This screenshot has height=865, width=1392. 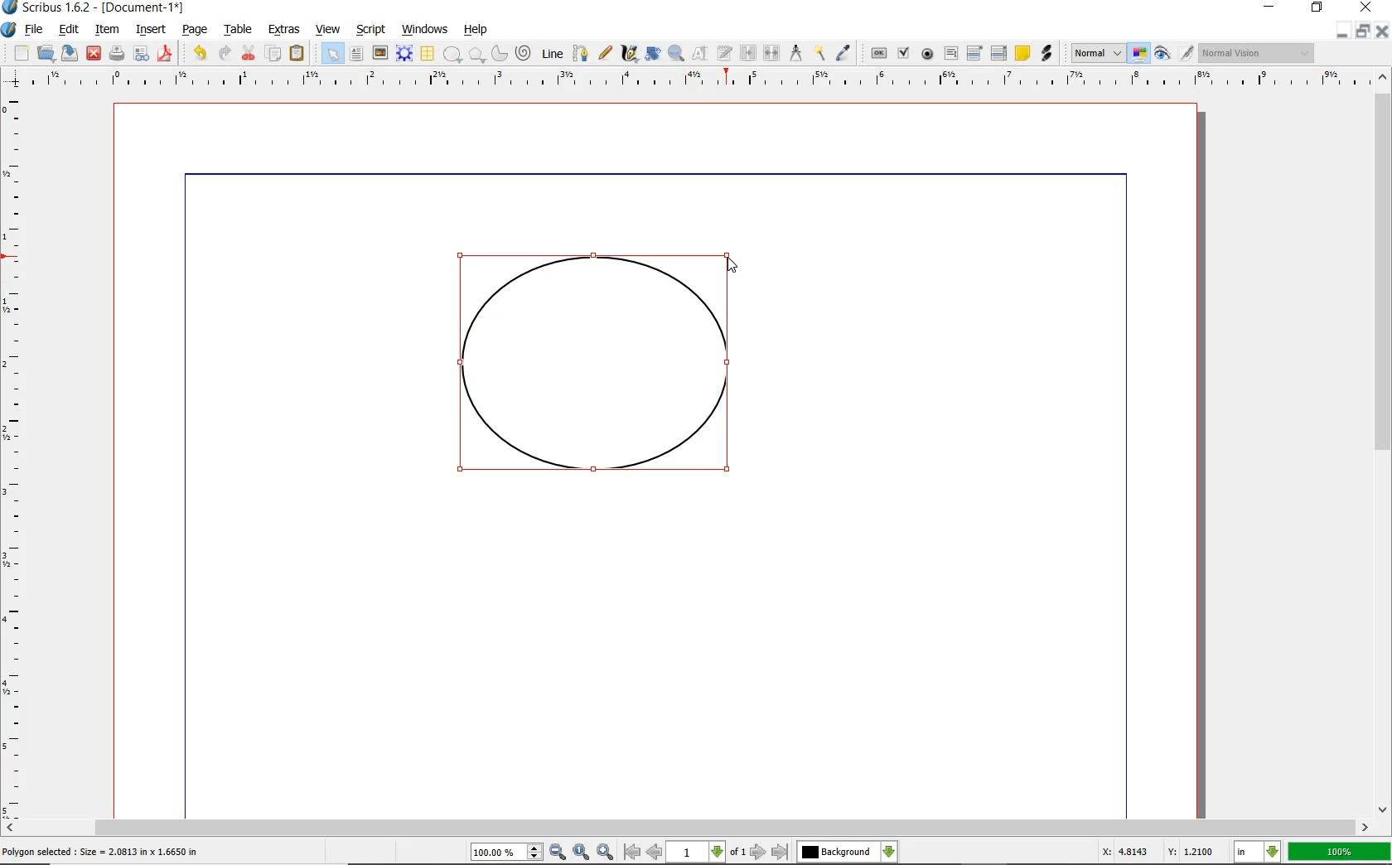 I want to click on visual appearance of the display, so click(x=1257, y=54).